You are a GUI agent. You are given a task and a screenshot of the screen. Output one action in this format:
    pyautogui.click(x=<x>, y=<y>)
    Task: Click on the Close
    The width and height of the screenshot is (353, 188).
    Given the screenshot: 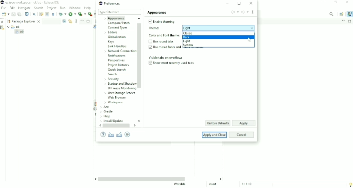 What is the action you would take?
    pyautogui.click(x=347, y=3)
    